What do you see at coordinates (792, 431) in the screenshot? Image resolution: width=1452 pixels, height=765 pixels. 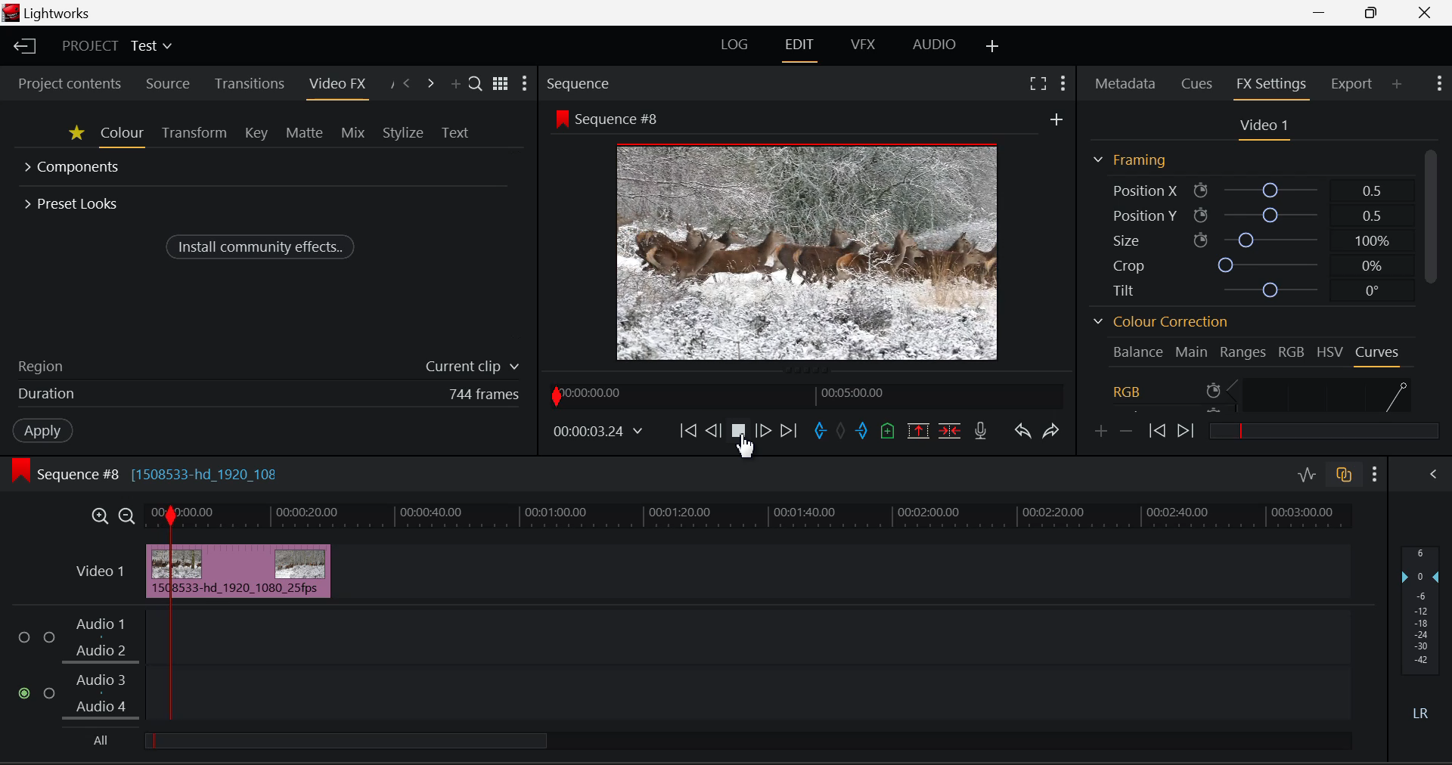 I see `To End` at bounding box center [792, 431].